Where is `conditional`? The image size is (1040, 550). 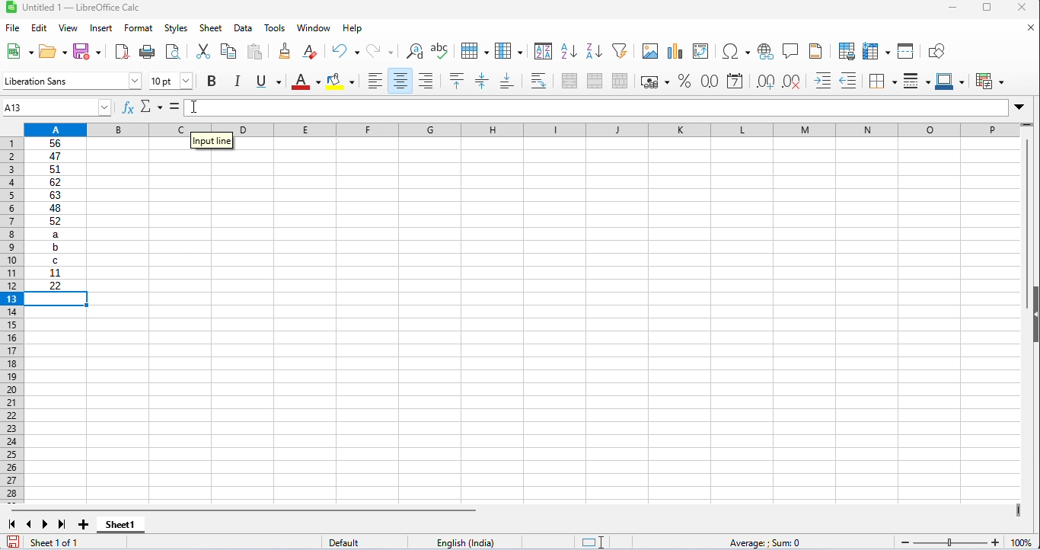 conditional is located at coordinates (989, 80).